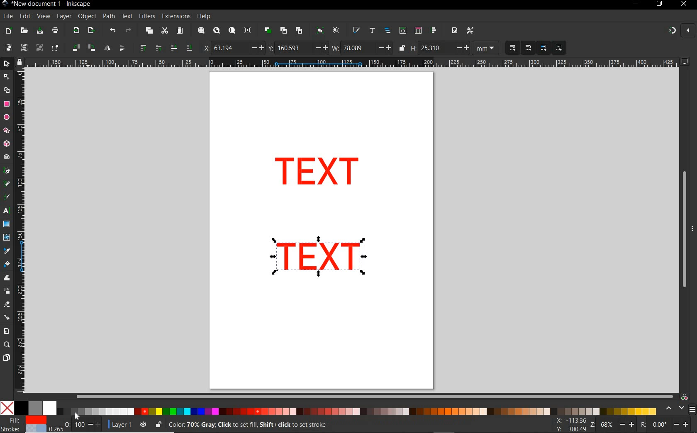 Image resolution: width=697 pixels, height=433 pixels. What do you see at coordinates (357, 31) in the screenshot?
I see `open fill and stroke` at bounding box center [357, 31].